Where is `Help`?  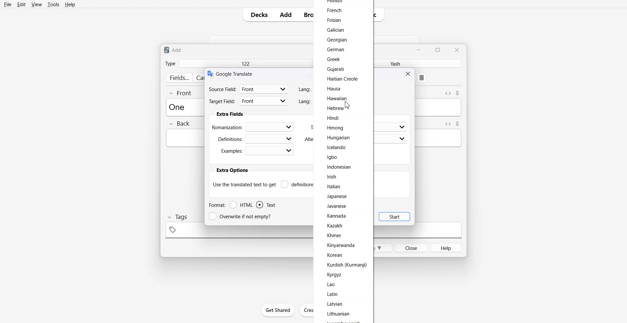 Help is located at coordinates (446, 248).